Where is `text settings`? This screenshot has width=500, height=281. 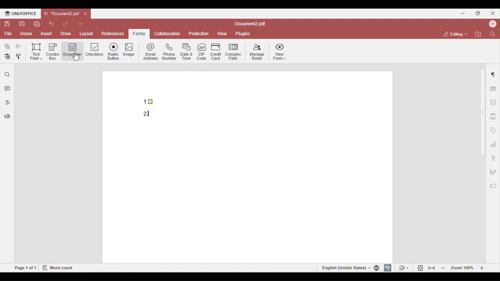
text settings is located at coordinates (493, 157).